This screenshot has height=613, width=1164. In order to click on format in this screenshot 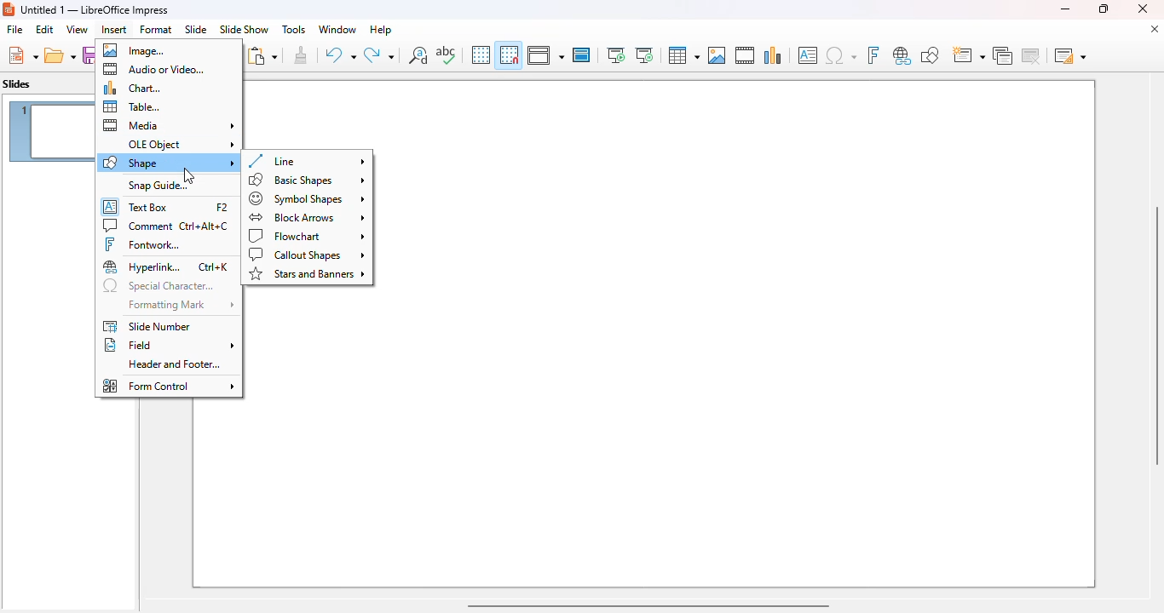, I will do `click(156, 29)`.